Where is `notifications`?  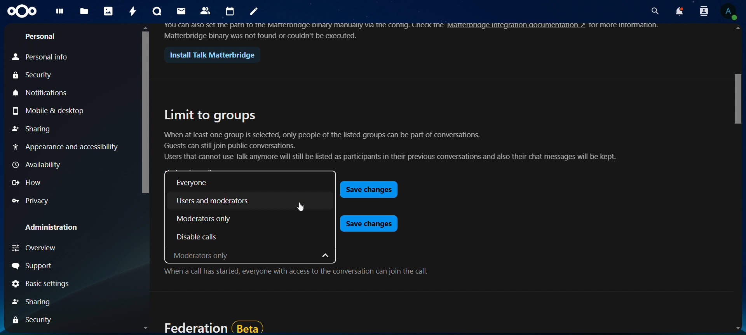
notifications is located at coordinates (677, 12).